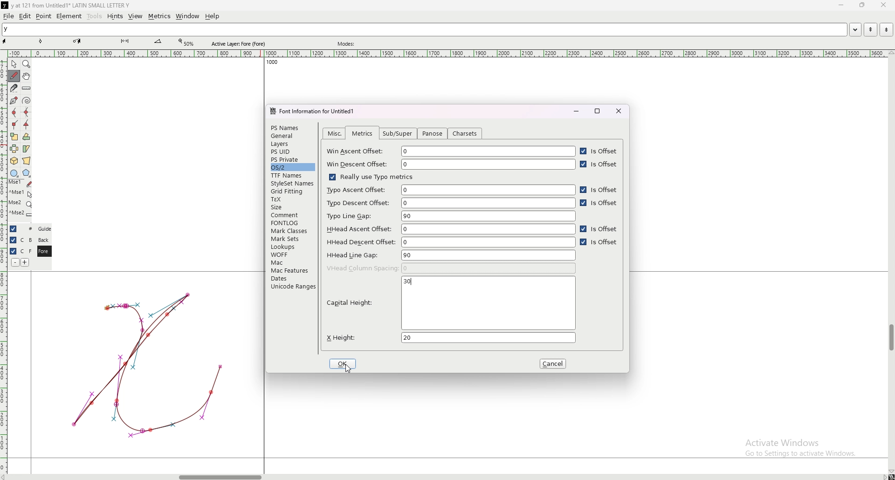  Describe the element at coordinates (600, 204) in the screenshot. I see `is offset` at that location.